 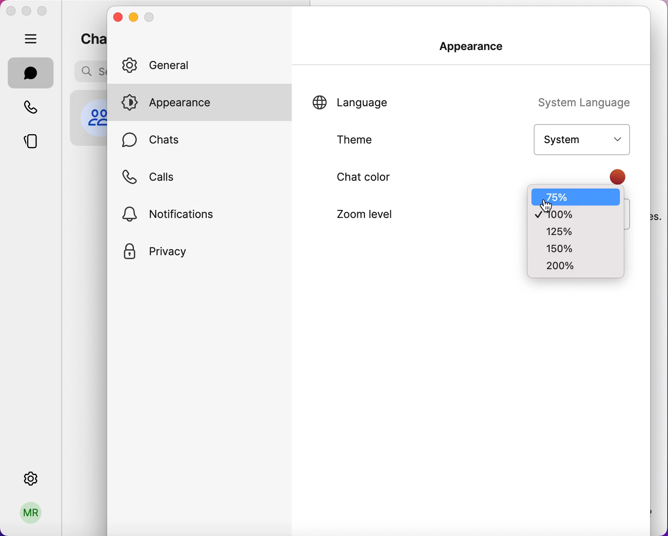 I want to click on system language, so click(x=588, y=94).